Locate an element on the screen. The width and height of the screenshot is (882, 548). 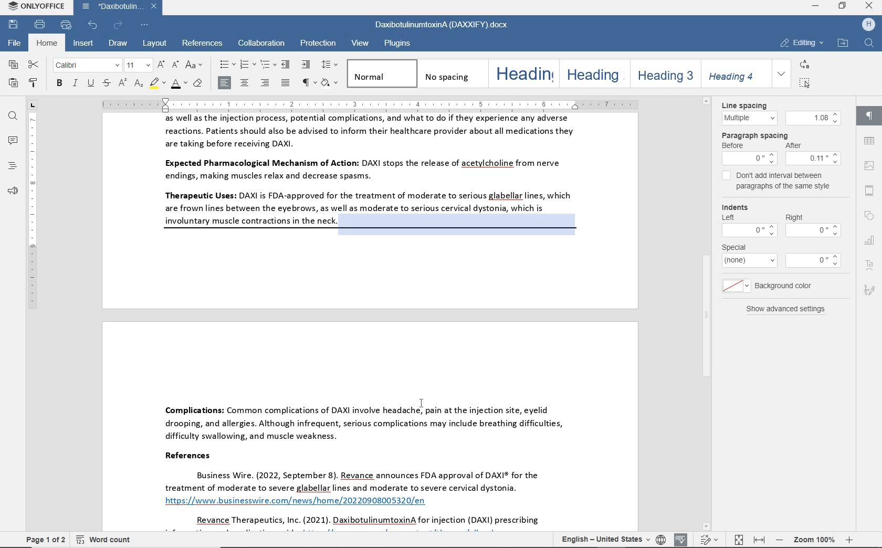
find is located at coordinates (868, 44).